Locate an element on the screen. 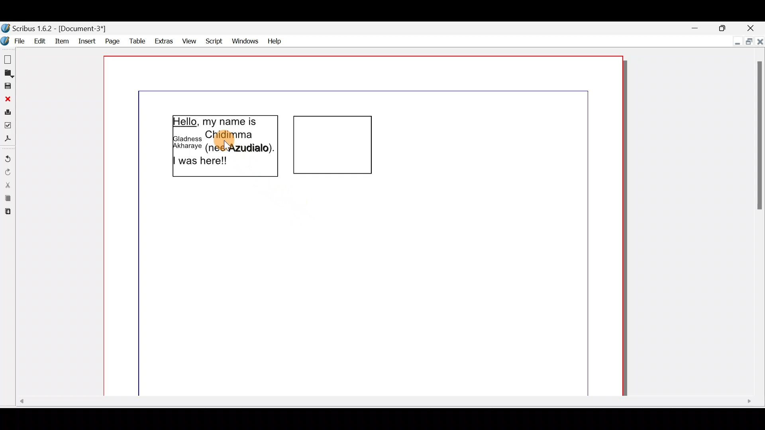 This screenshot has width=765, height=430. Close is located at coordinates (751, 27).